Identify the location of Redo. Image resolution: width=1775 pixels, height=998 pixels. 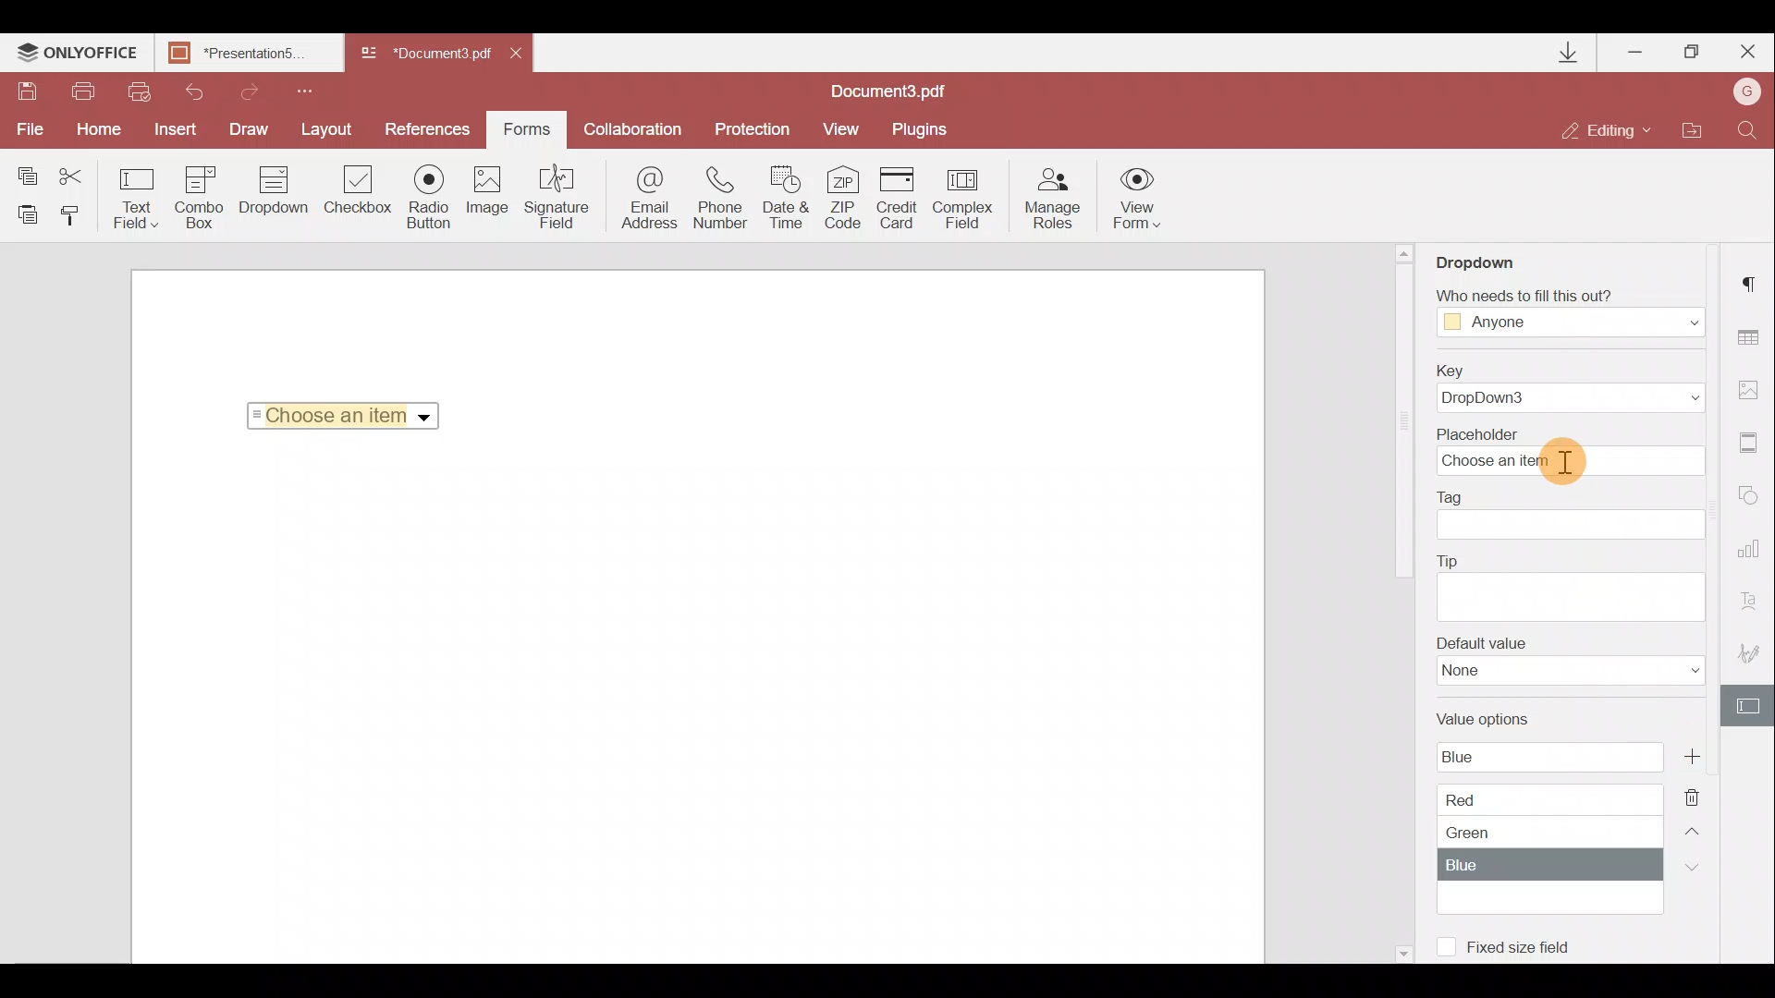
(251, 90).